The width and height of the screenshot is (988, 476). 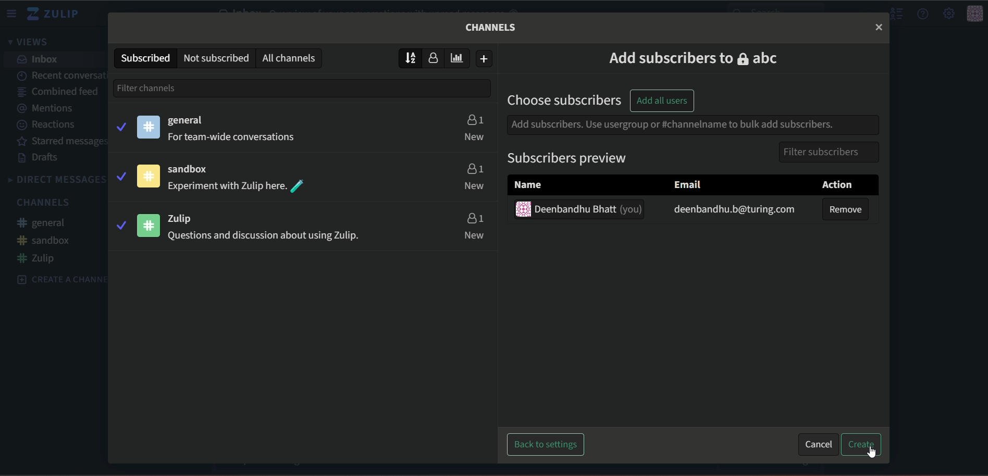 What do you see at coordinates (48, 125) in the screenshot?
I see `reactions` at bounding box center [48, 125].